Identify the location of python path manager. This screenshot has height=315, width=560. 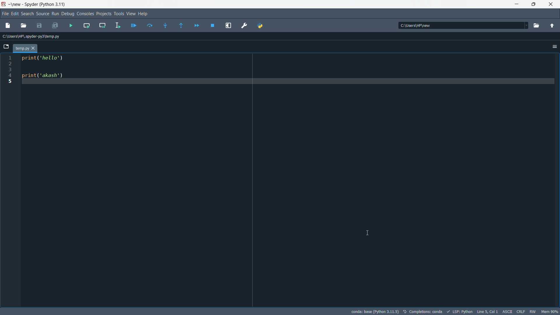
(261, 25).